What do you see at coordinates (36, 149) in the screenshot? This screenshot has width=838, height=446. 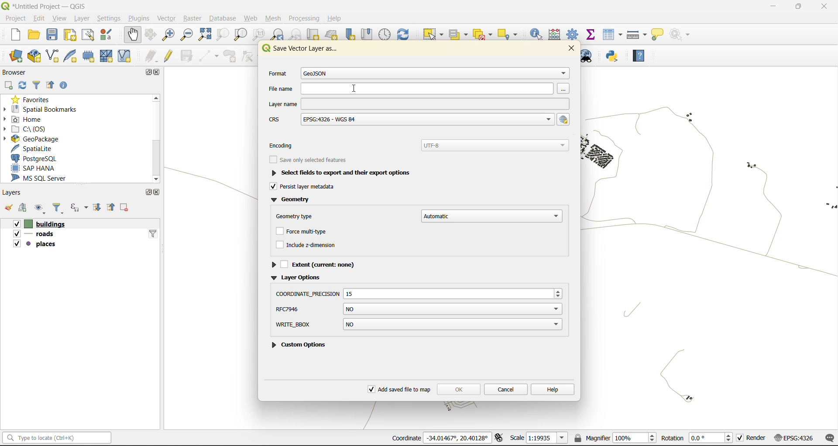 I see `spatialite` at bounding box center [36, 149].